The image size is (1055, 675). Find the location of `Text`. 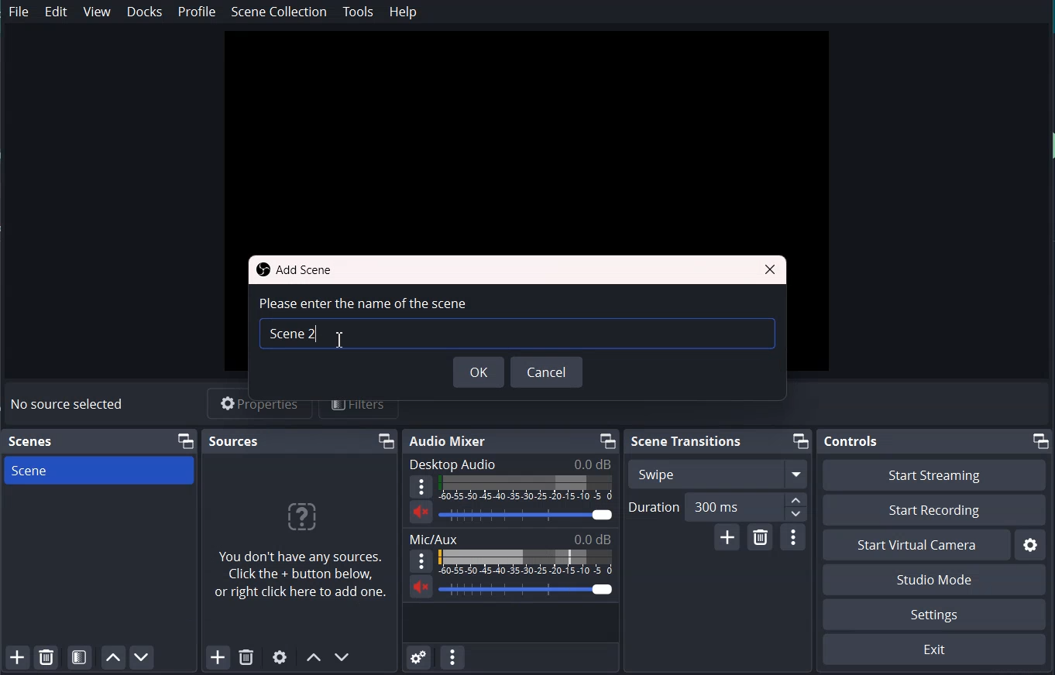

Text is located at coordinates (510, 464).